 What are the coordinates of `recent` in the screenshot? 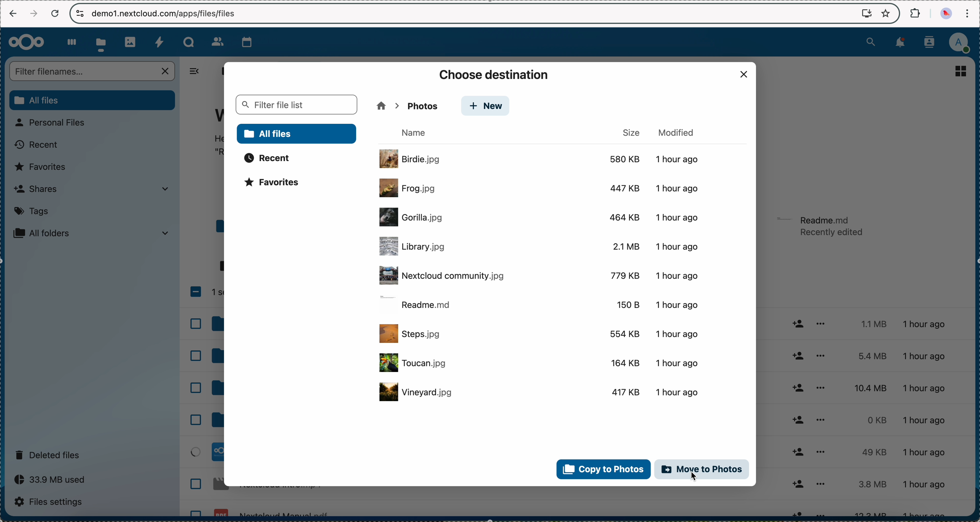 It's located at (268, 158).